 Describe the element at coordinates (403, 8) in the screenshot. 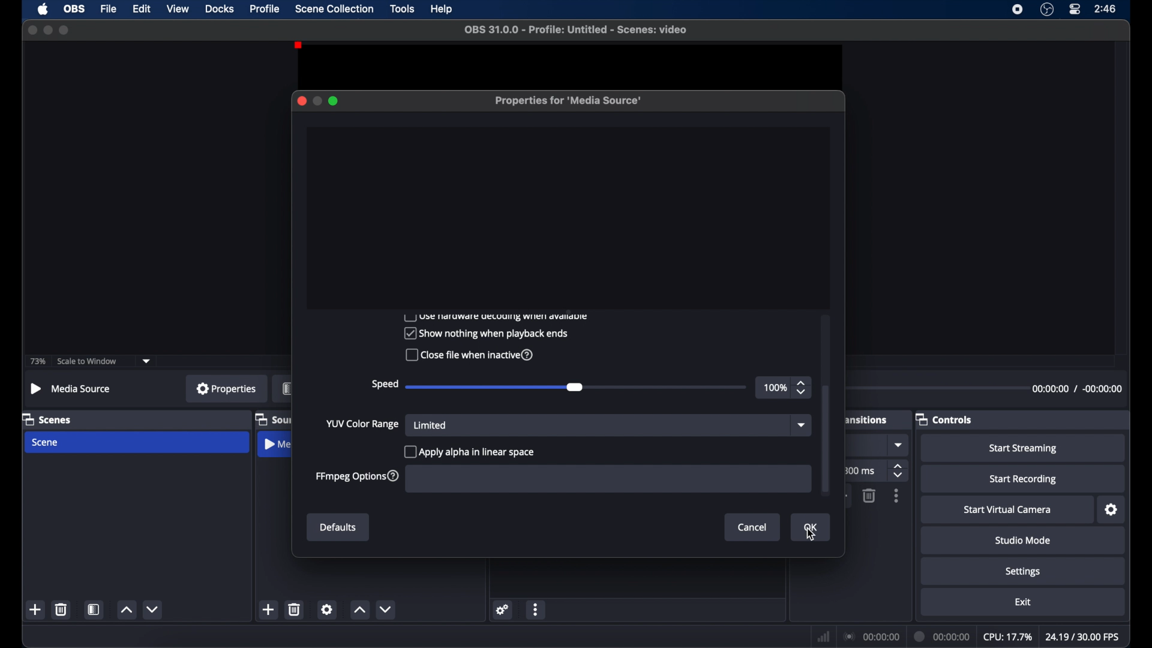

I see `tools` at that location.